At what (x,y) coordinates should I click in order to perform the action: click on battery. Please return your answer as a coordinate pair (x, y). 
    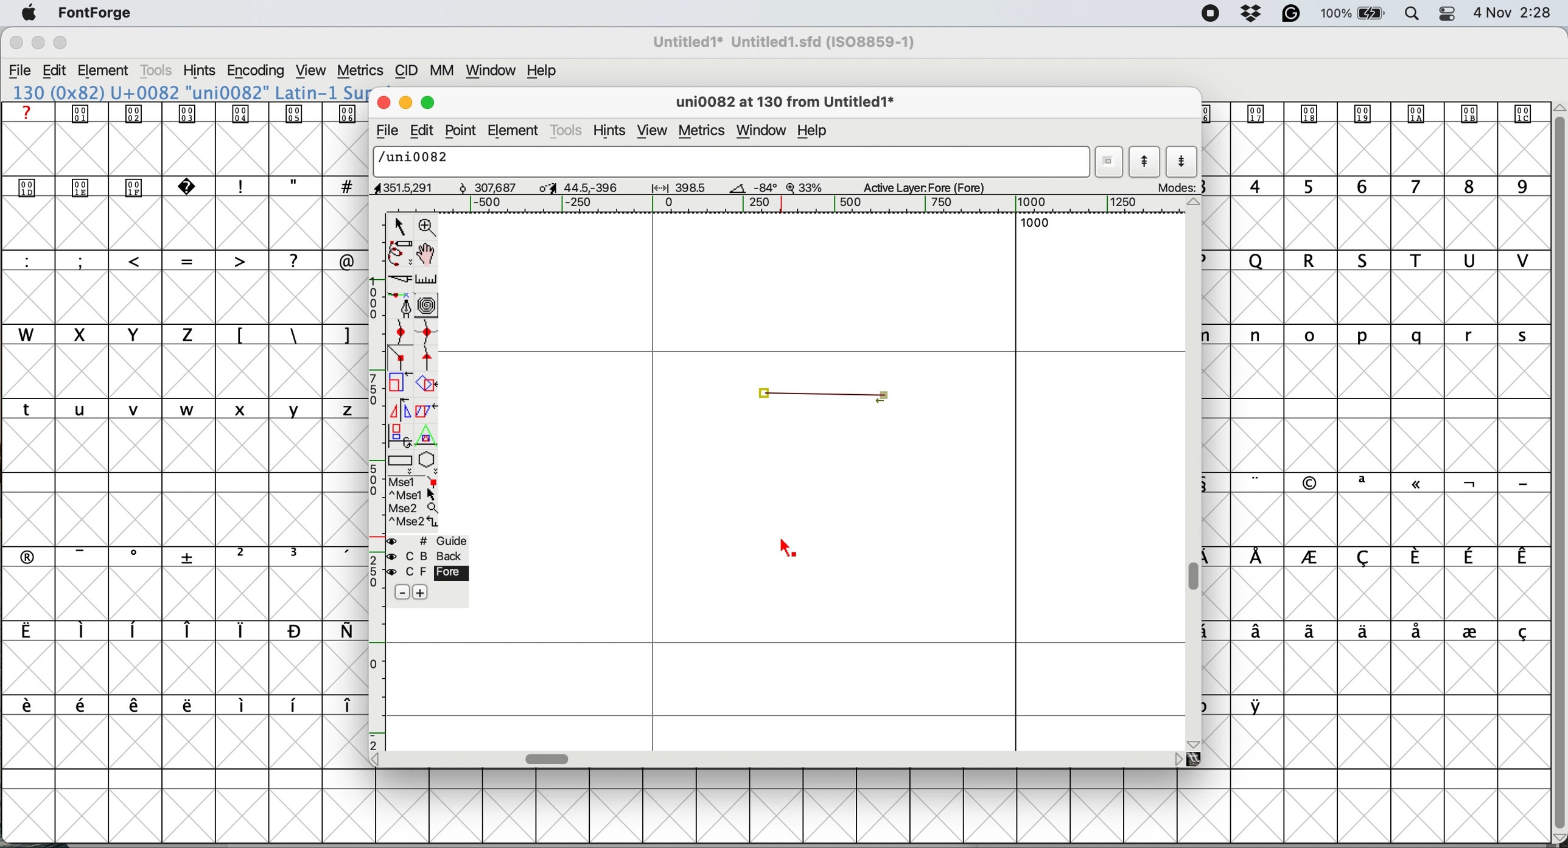
    Looking at the image, I should click on (1351, 13).